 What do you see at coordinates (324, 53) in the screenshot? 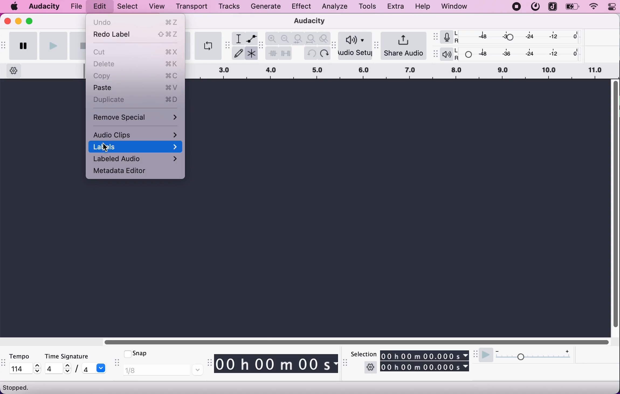
I see `redo` at bounding box center [324, 53].